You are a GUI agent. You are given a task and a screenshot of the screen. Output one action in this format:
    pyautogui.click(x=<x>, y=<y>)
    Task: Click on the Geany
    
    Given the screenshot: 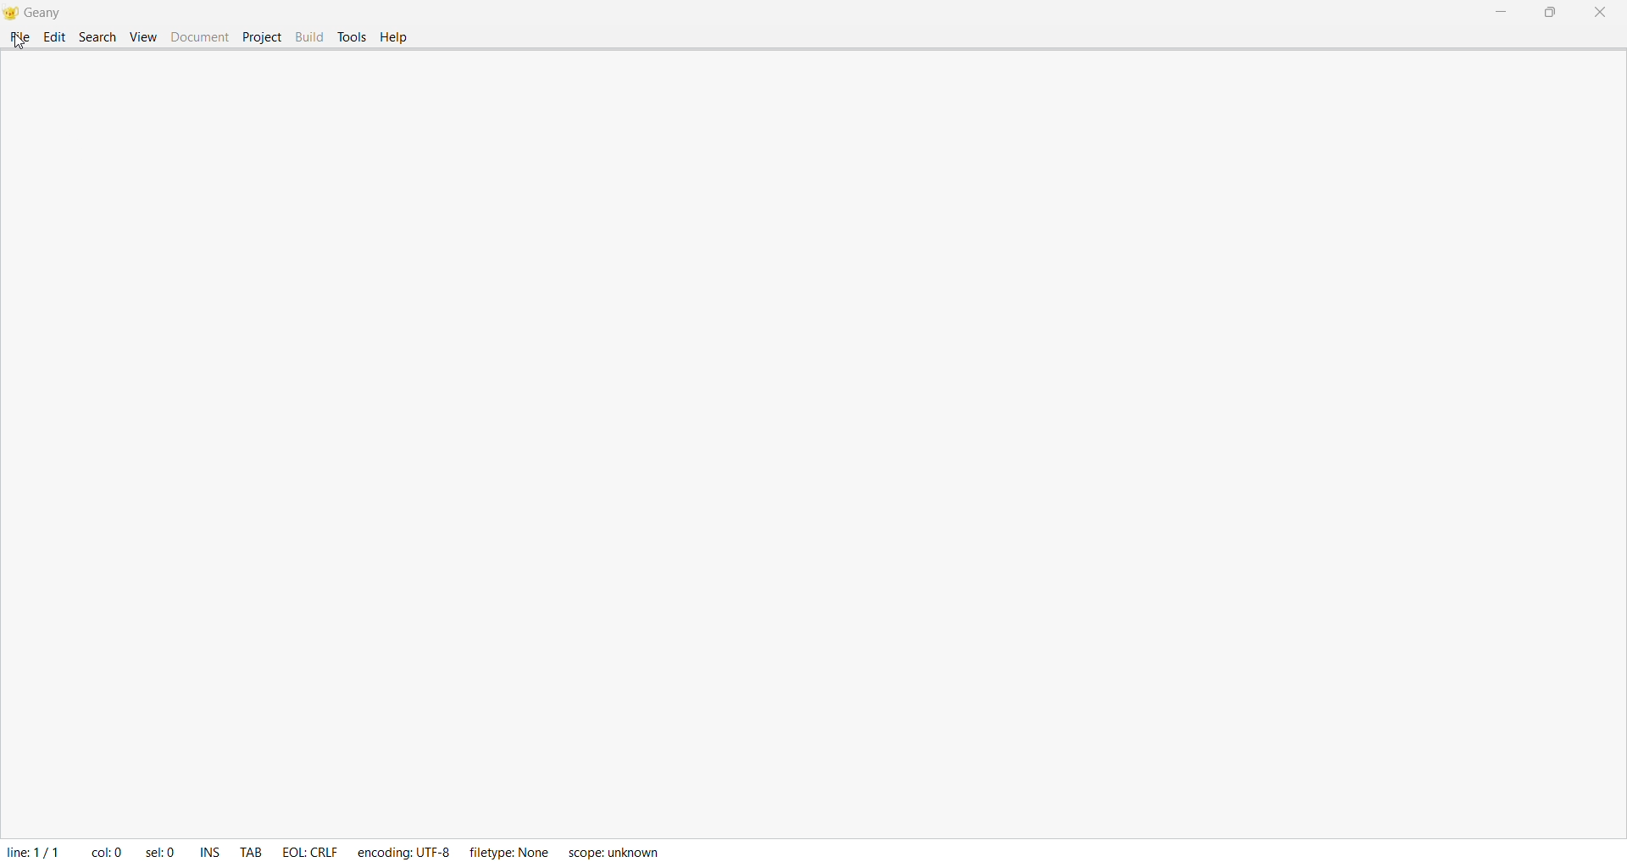 What is the action you would take?
    pyautogui.click(x=50, y=14)
    